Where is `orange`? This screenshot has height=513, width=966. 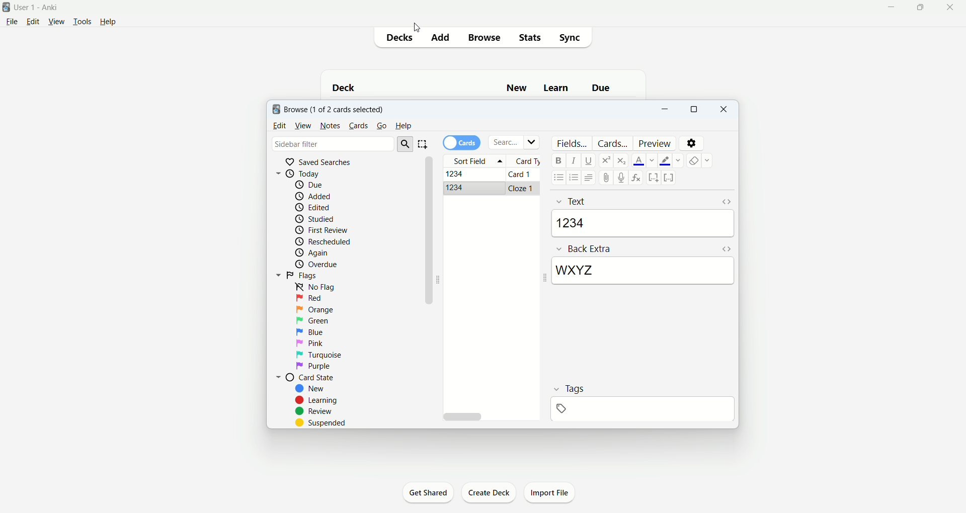
orange is located at coordinates (314, 309).